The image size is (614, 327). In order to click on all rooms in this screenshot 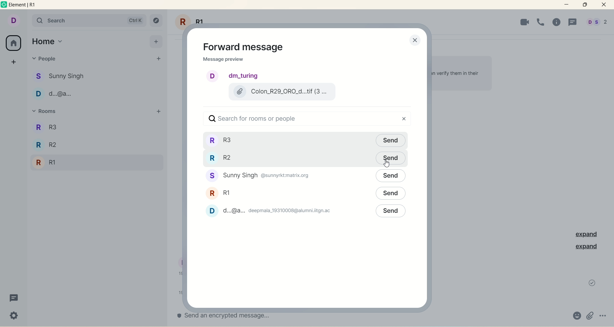, I will do `click(13, 43)`.